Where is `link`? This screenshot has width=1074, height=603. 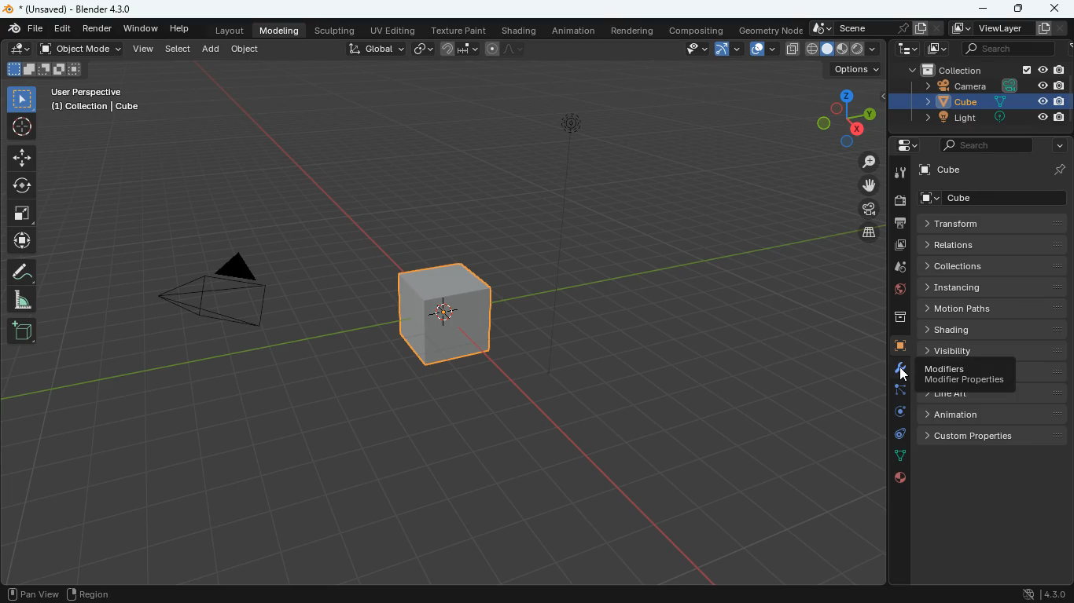 link is located at coordinates (425, 49).